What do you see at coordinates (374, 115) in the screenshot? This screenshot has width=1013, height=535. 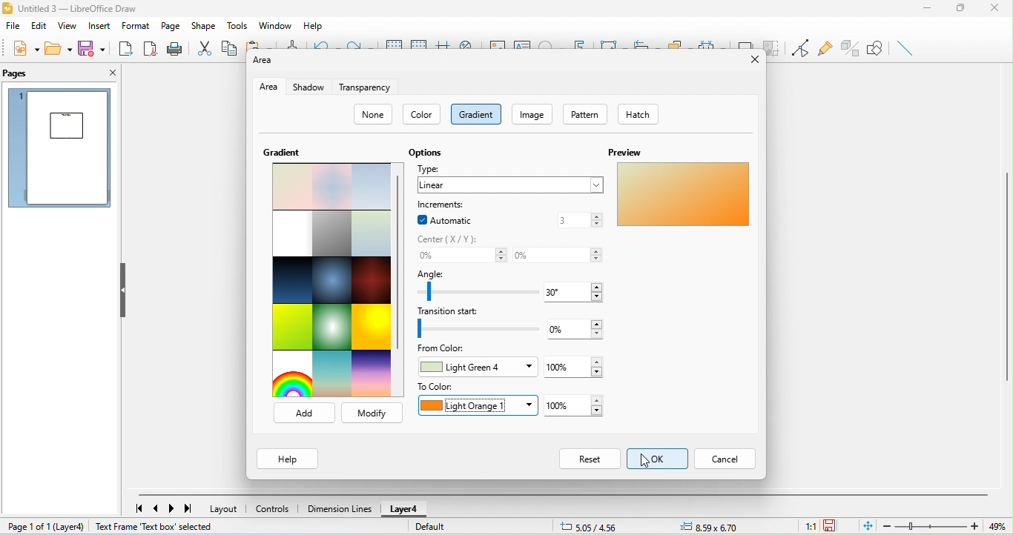 I see `none` at bounding box center [374, 115].